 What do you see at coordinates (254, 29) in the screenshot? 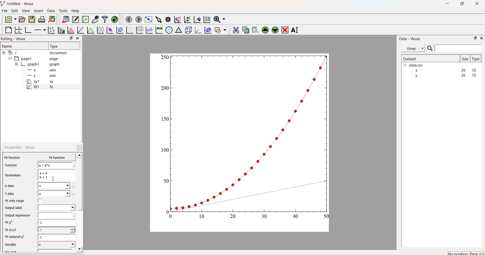
I see `Paste` at bounding box center [254, 29].